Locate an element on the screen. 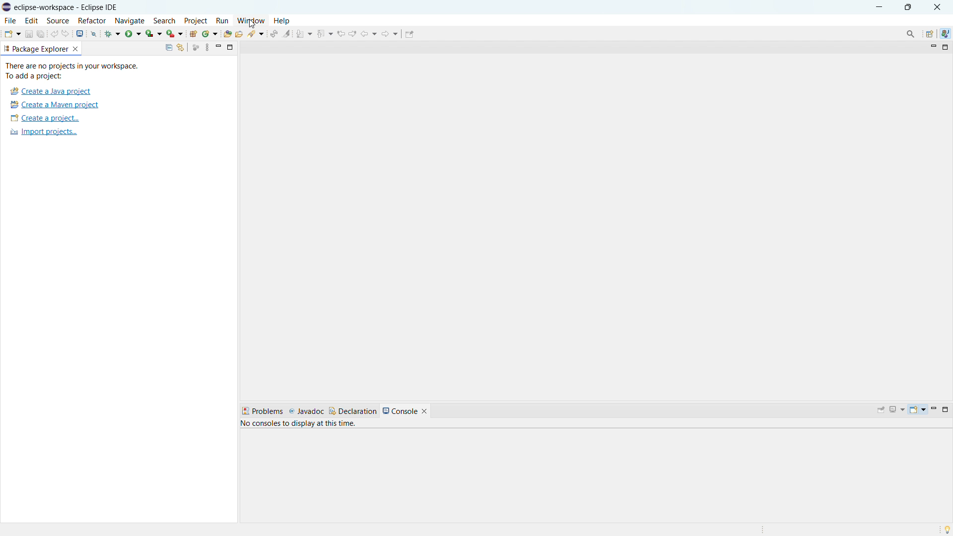 This screenshot has height=536, width=953. create a maven project is located at coordinates (54, 105).